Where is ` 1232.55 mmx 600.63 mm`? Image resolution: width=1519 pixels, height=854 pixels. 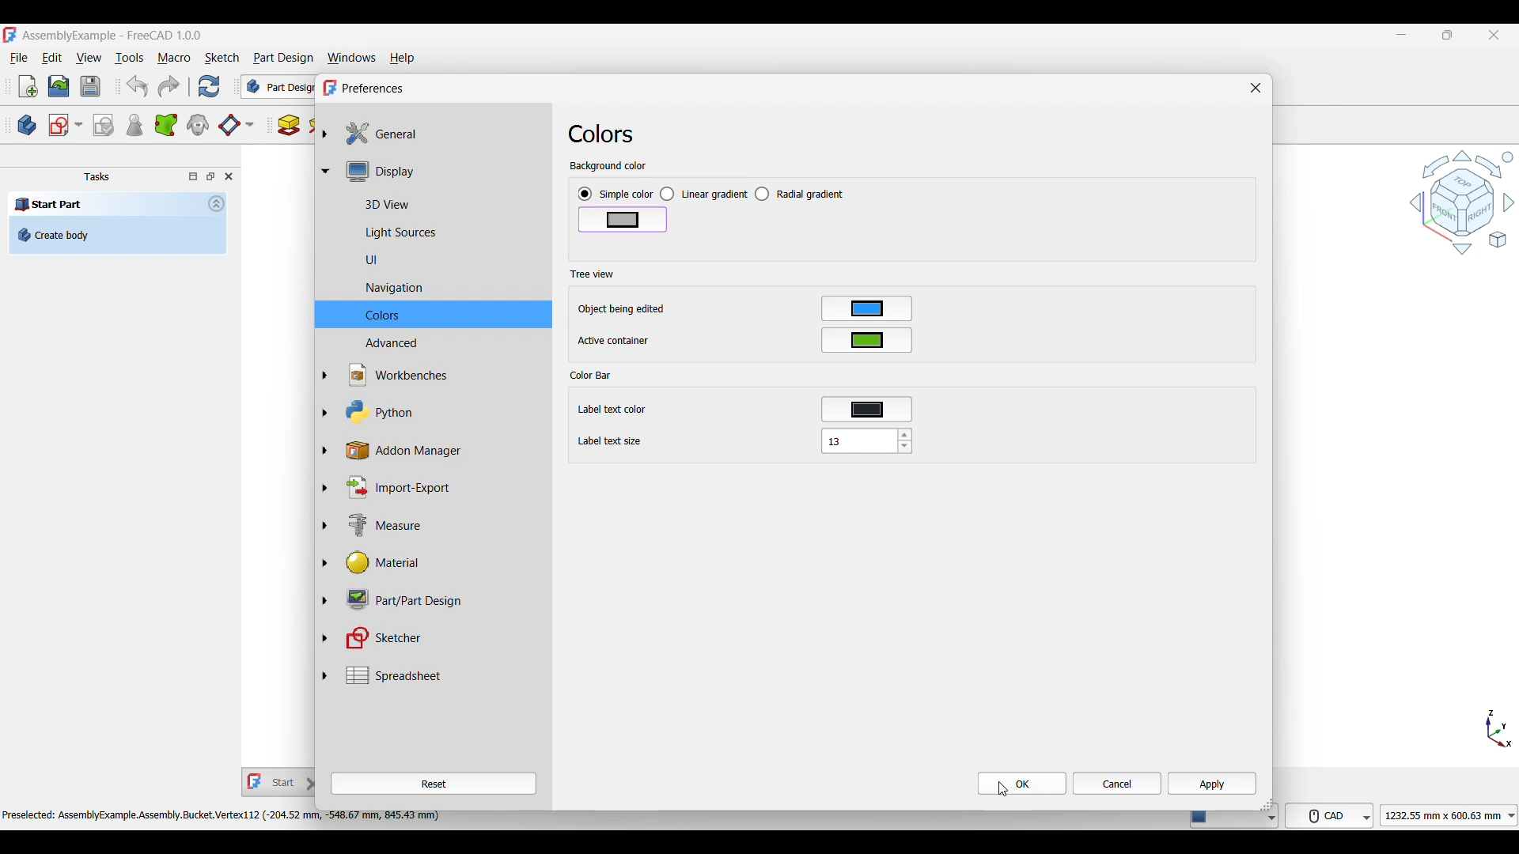  1232.55 mmx 600.63 mm is located at coordinates (1452, 815).